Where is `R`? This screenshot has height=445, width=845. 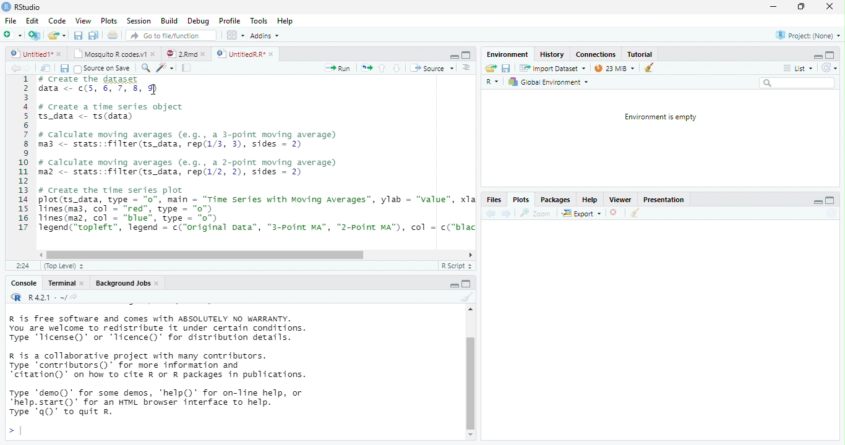 R is located at coordinates (494, 83).